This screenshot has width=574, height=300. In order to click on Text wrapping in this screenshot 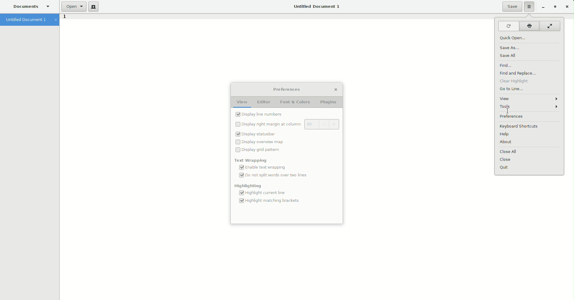, I will do `click(250, 160)`.